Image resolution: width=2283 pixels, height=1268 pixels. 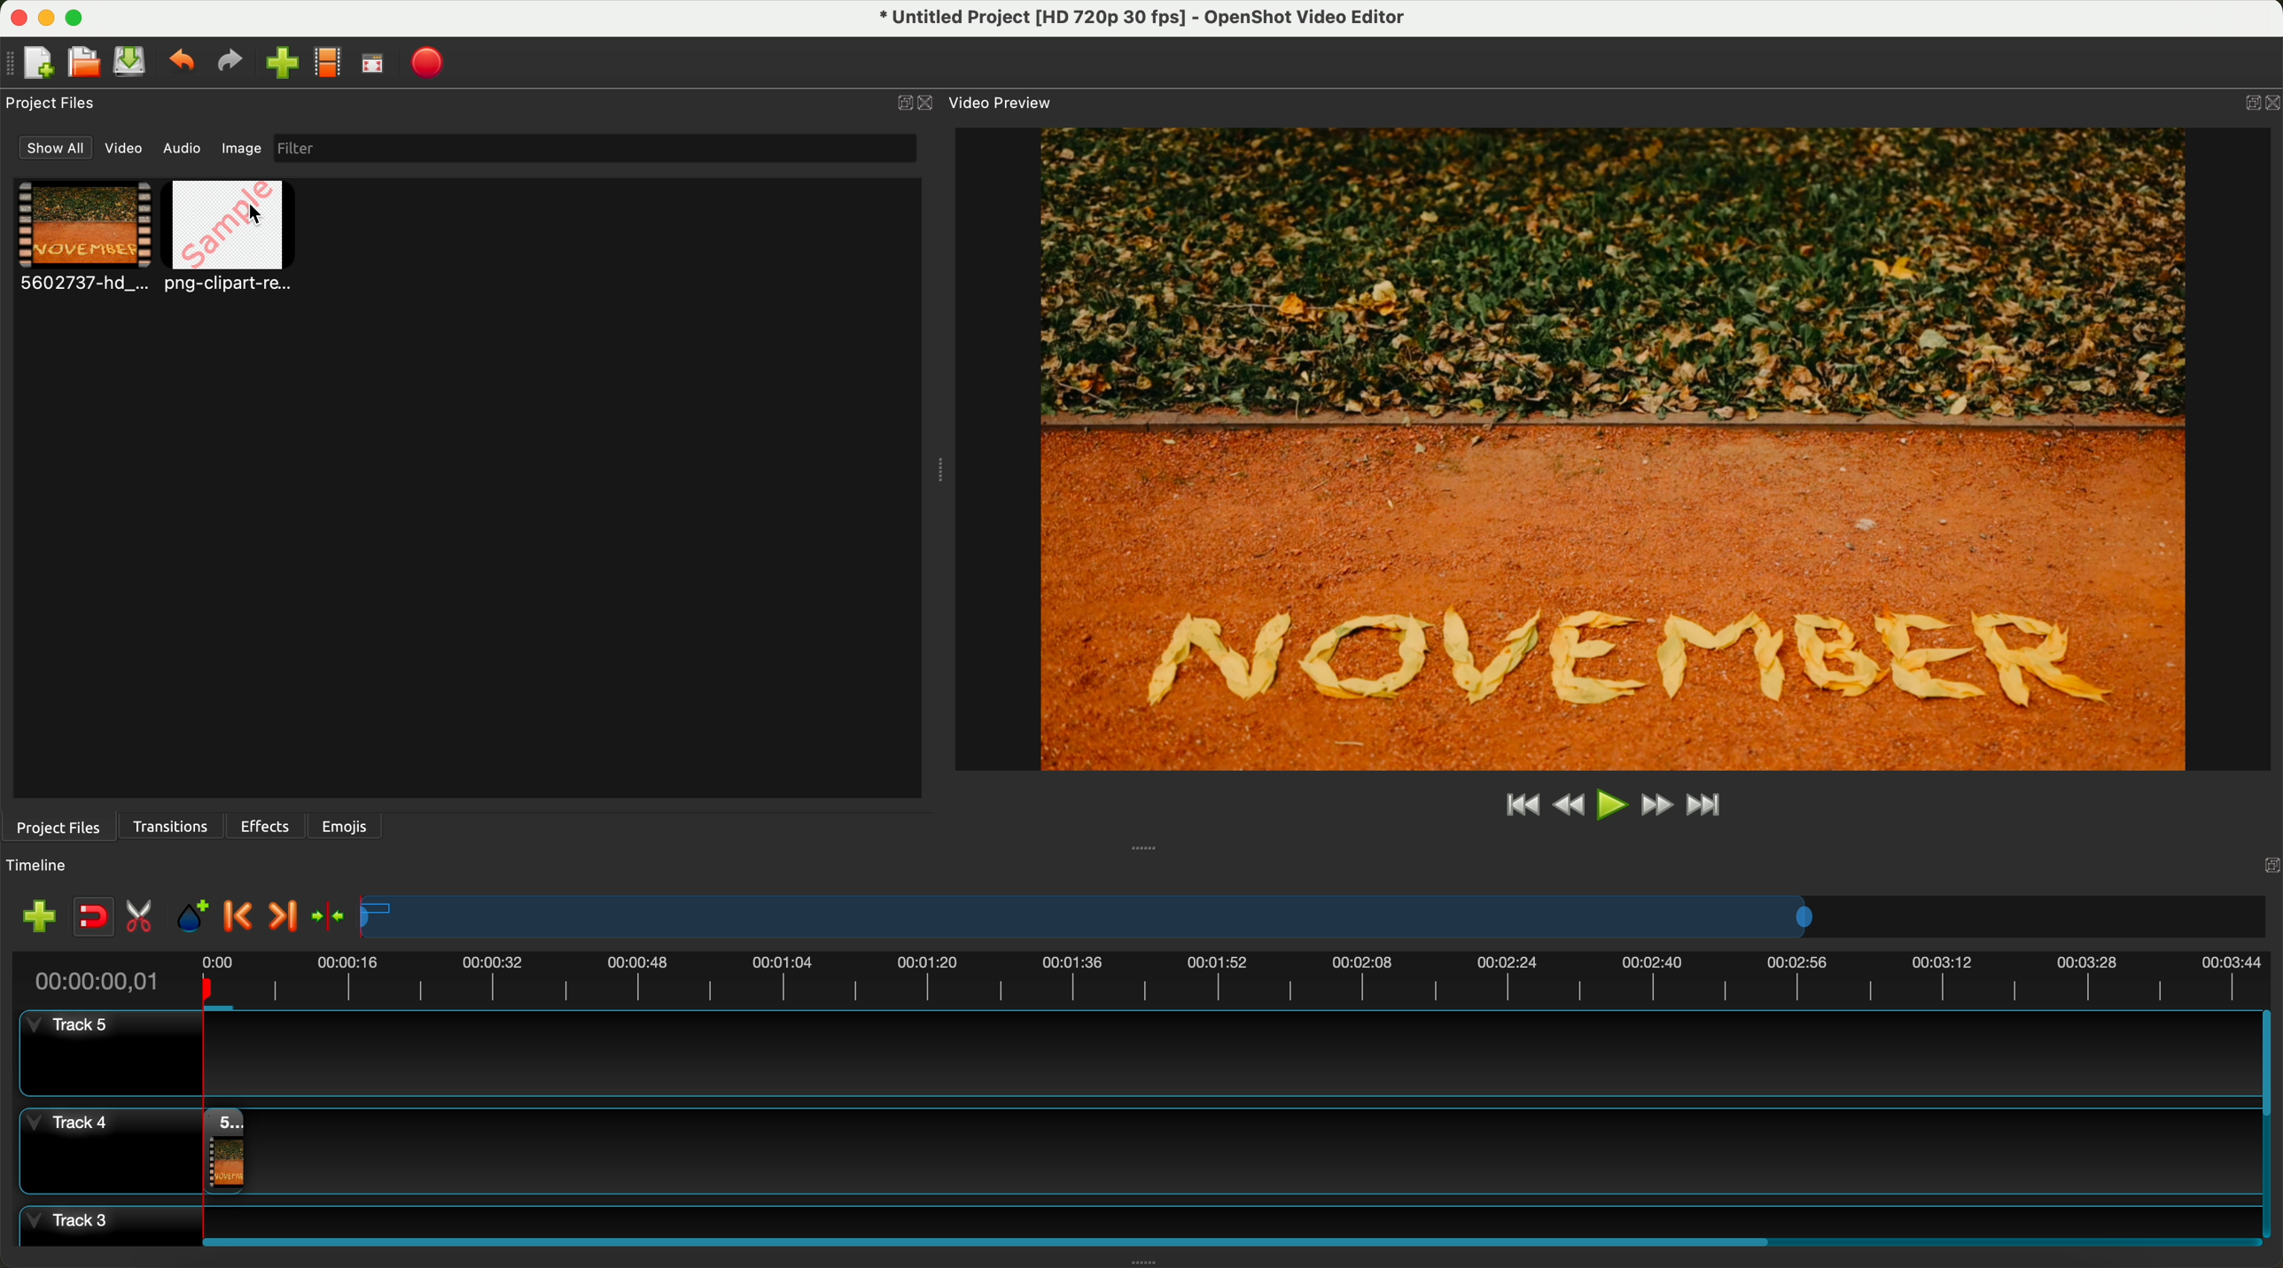 I want to click on disable snapping, so click(x=94, y=918).